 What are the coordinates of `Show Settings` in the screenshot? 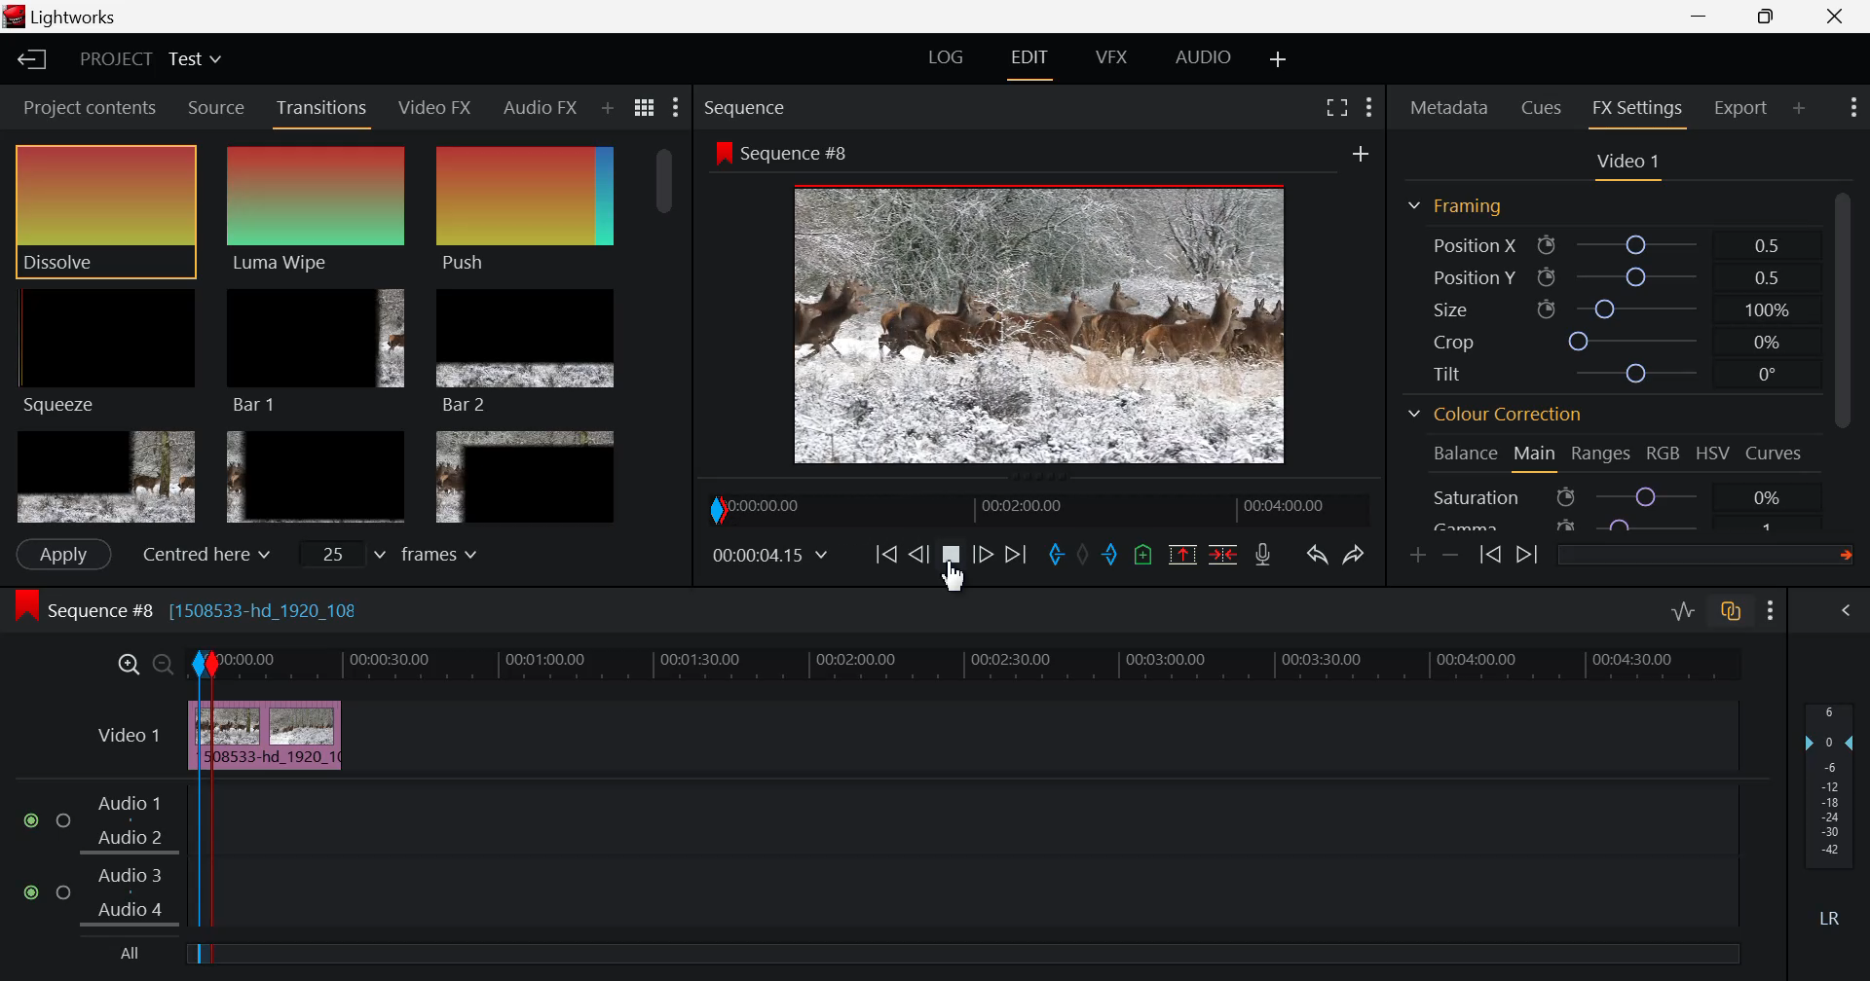 It's located at (1851, 108).